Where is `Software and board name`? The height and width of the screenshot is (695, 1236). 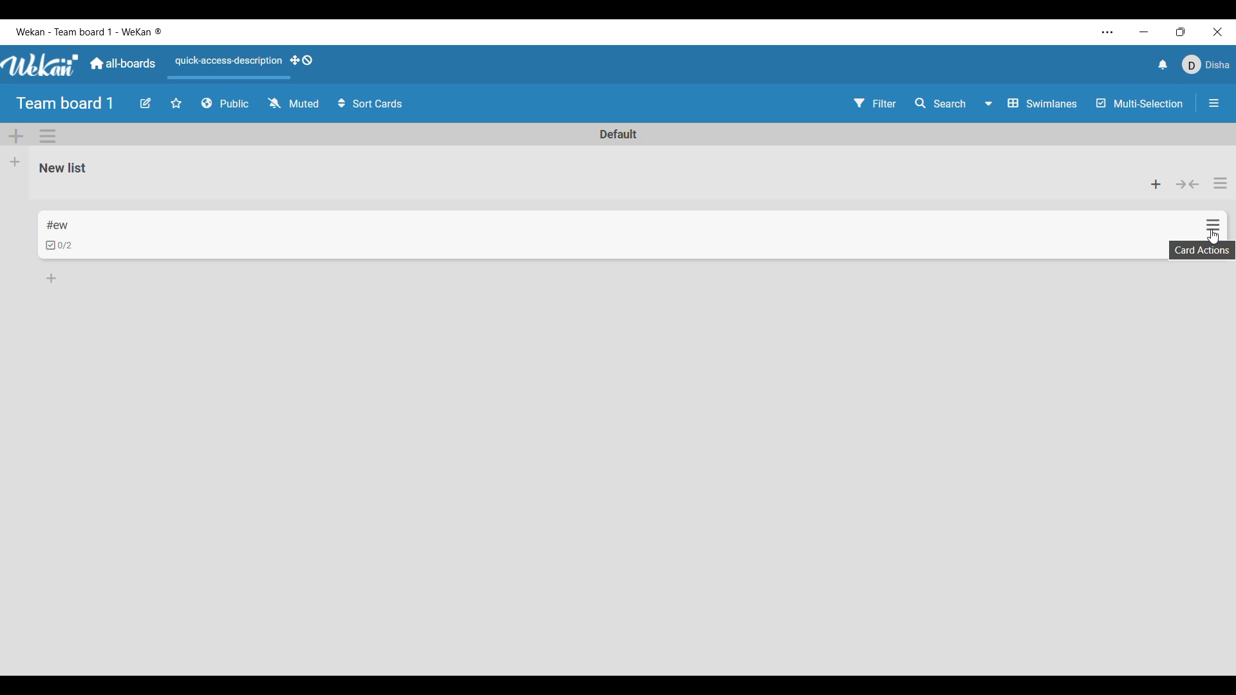
Software and board name is located at coordinates (89, 32).